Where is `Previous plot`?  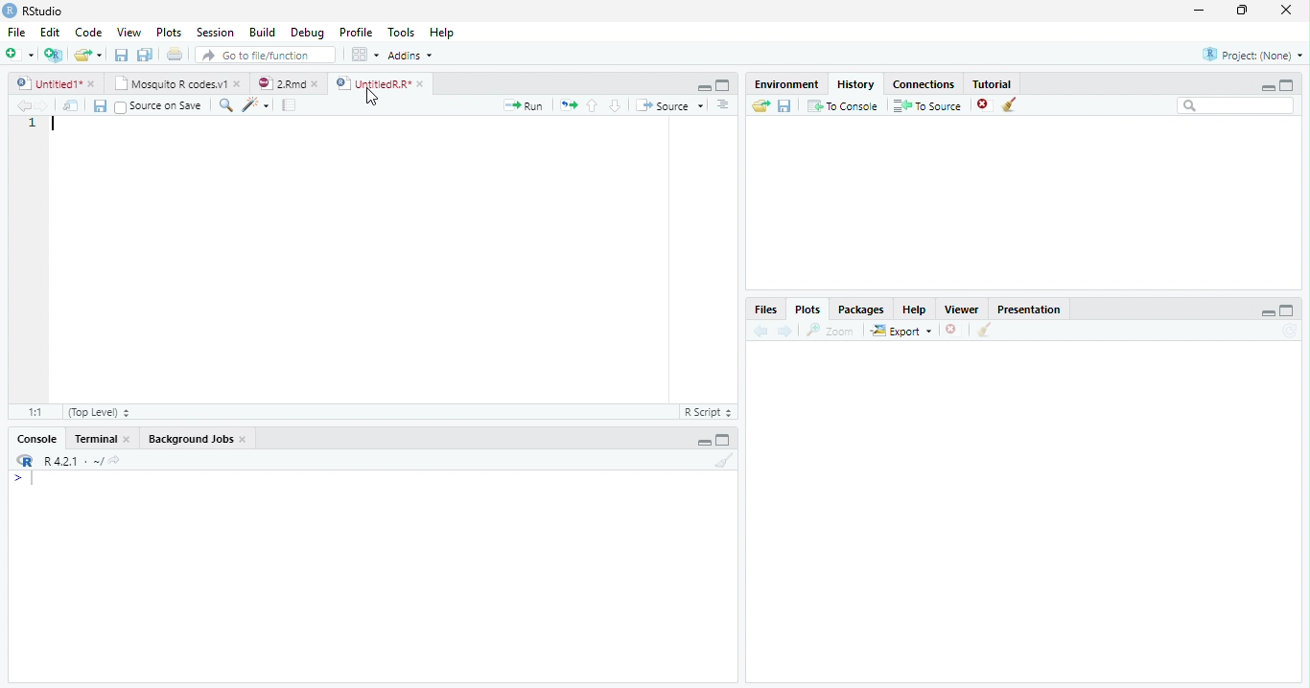 Previous plot is located at coordinates (761, 331).